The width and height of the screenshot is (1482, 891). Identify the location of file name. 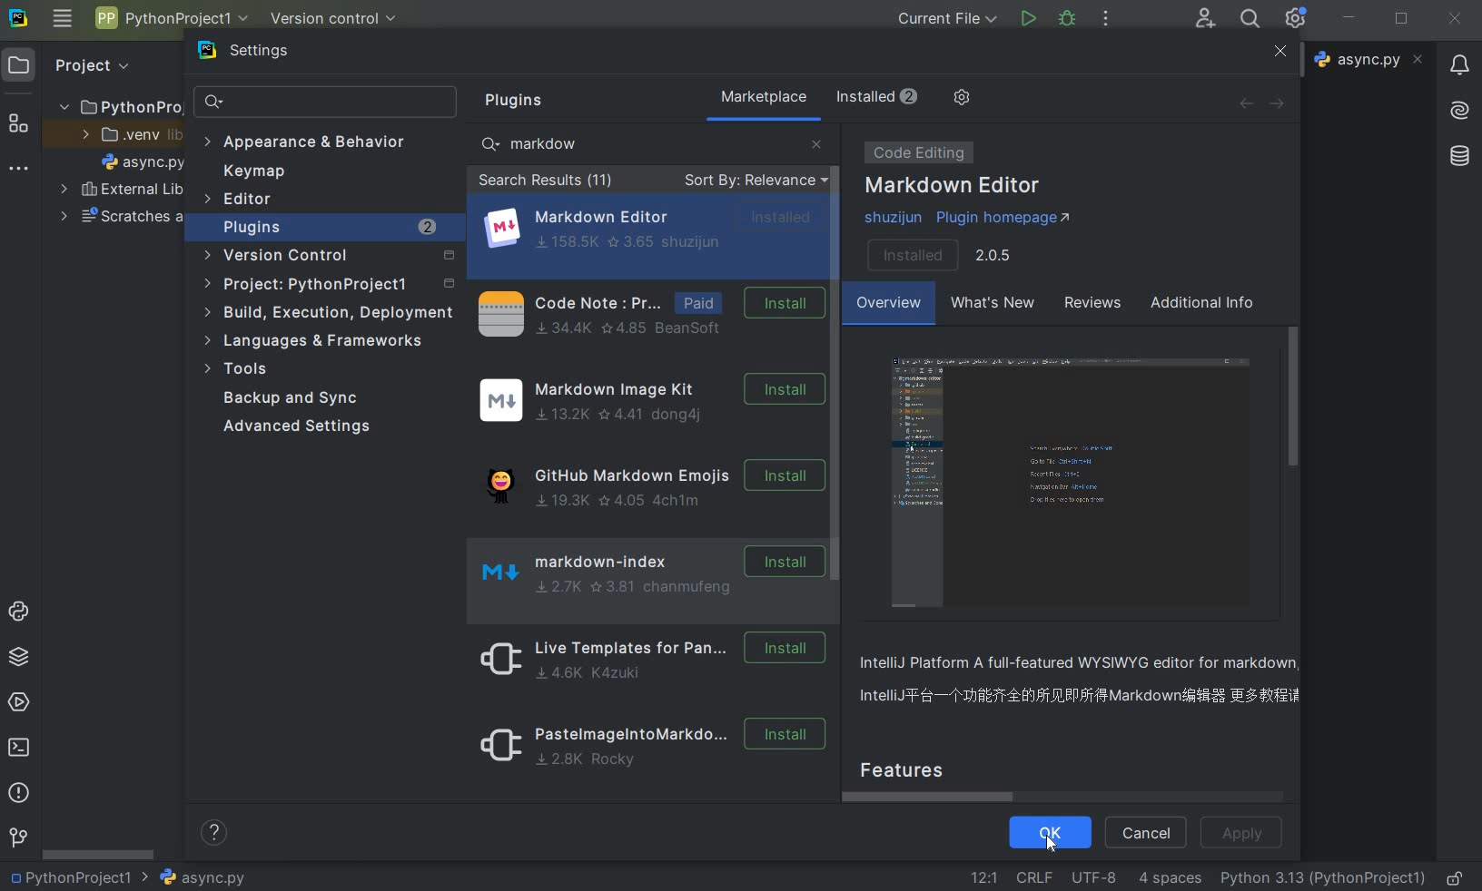
(143, 162).